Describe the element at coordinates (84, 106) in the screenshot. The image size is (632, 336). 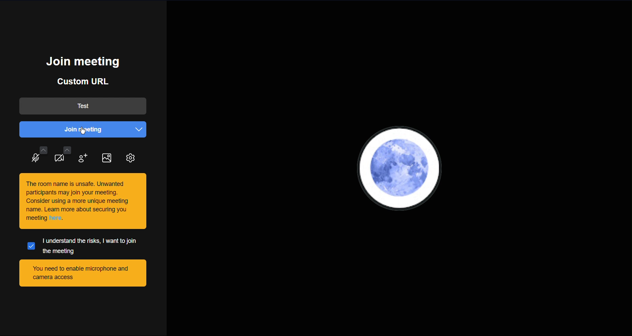
I see `Test` at that location.